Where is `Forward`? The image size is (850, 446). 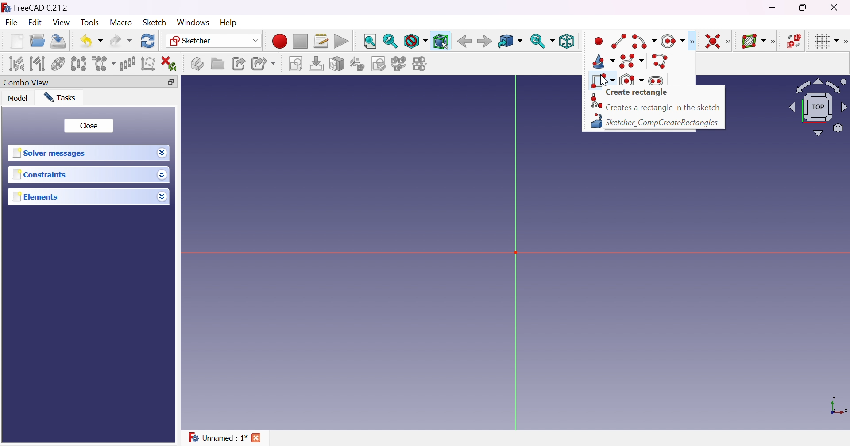
Forward is located at coordinates (484, 42).